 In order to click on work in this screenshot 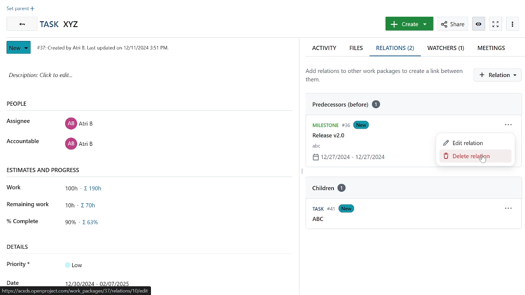, I will do `click(16, 188)`.